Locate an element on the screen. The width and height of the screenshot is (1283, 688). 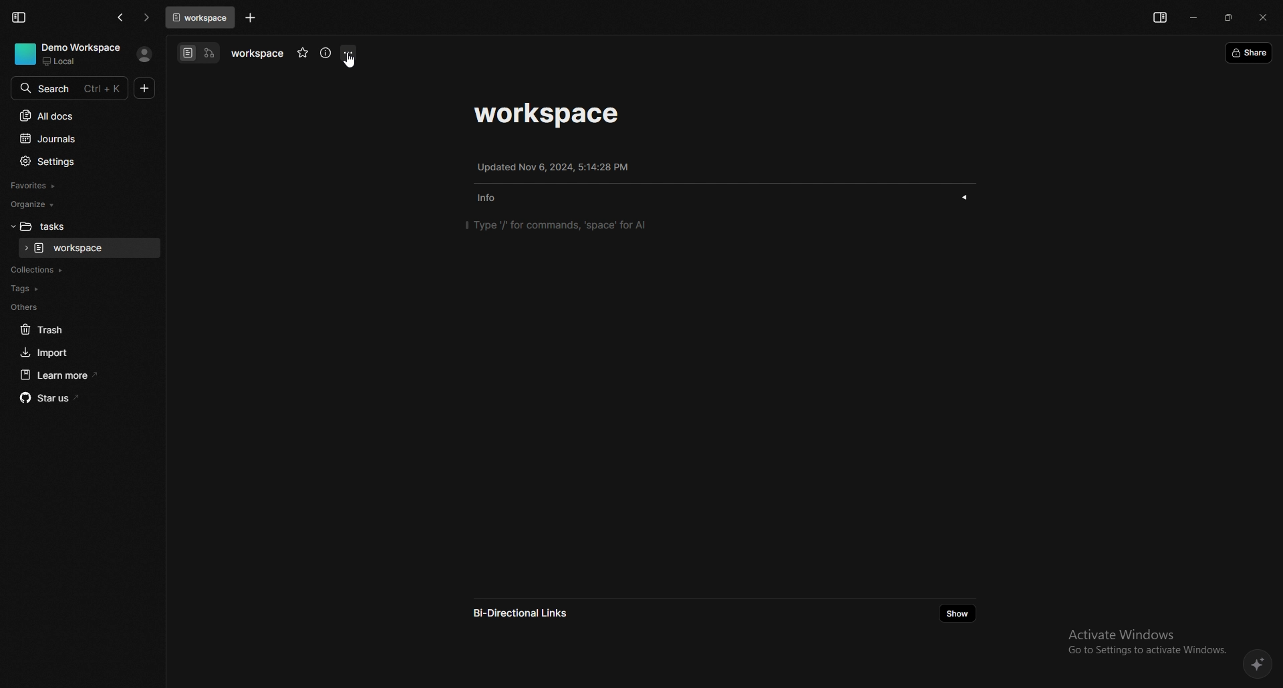
info is located at coordinates (492, 199).